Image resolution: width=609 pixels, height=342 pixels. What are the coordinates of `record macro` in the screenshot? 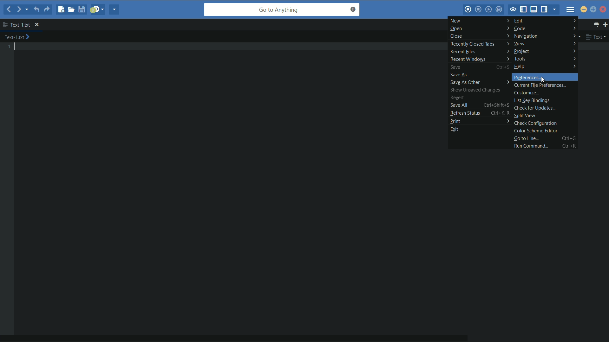 It's located at (468, 10).